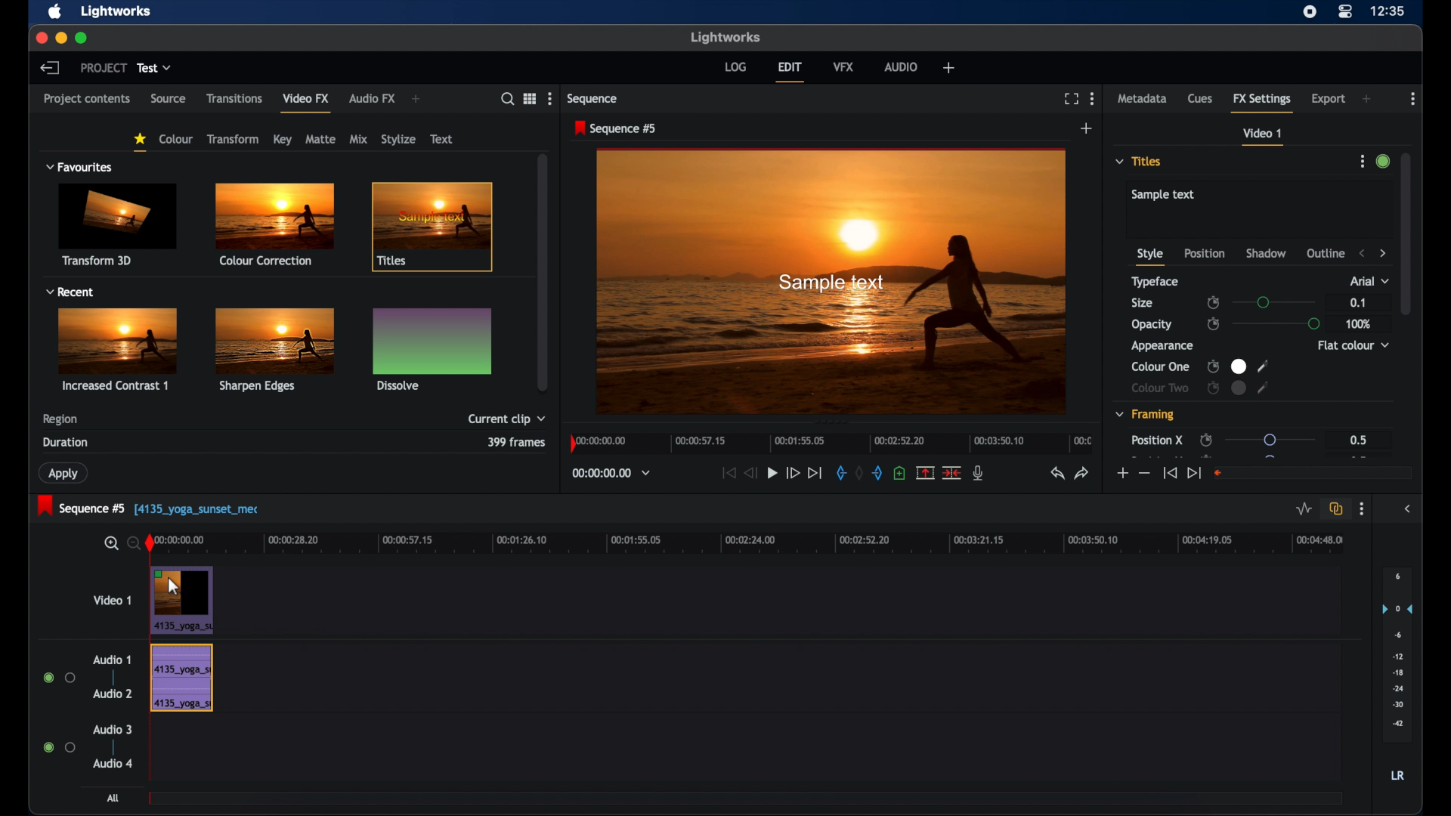 Image resolution: width=1451 pixels, height=816 pixels. Describe the element at coordinates (489, 419) in the screenshot. I see `selected segments` at that location.